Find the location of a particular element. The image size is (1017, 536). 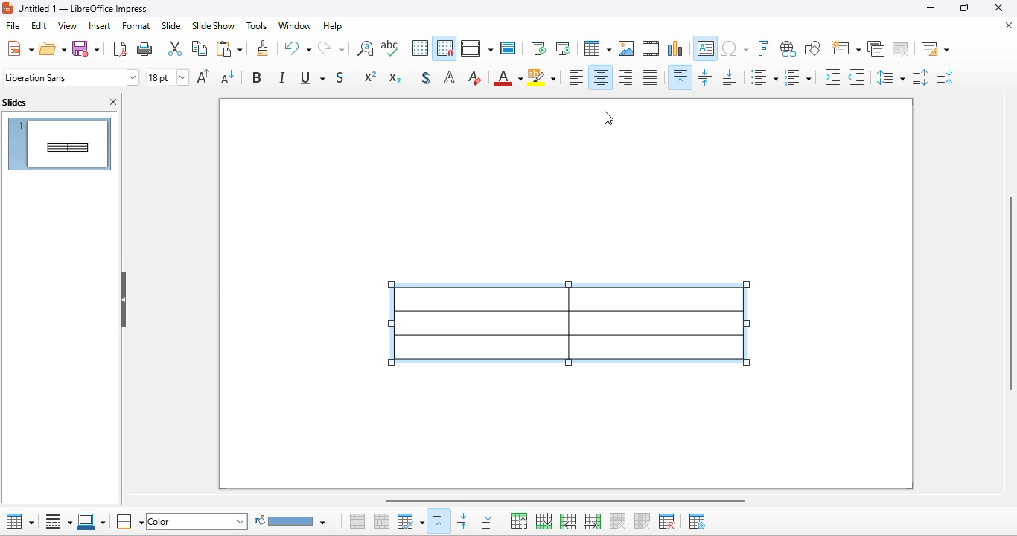

delete selected columns is located at coordinates (643, 521).